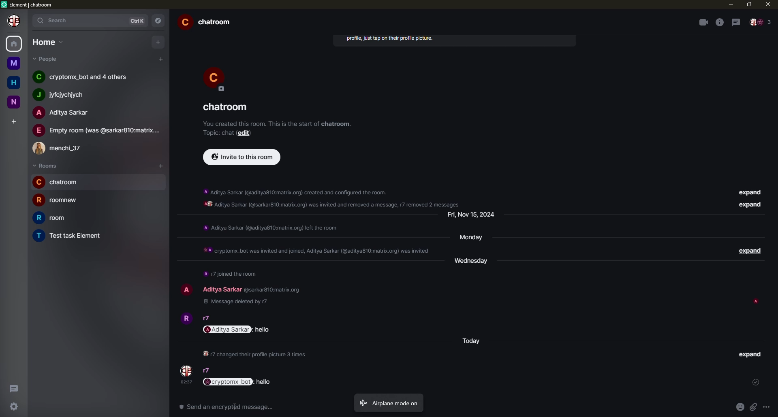 The height and width of the screenshot is (417, 778). Describe the element at coordinates (96, 130) in the screenshot. I see `people` at that location.